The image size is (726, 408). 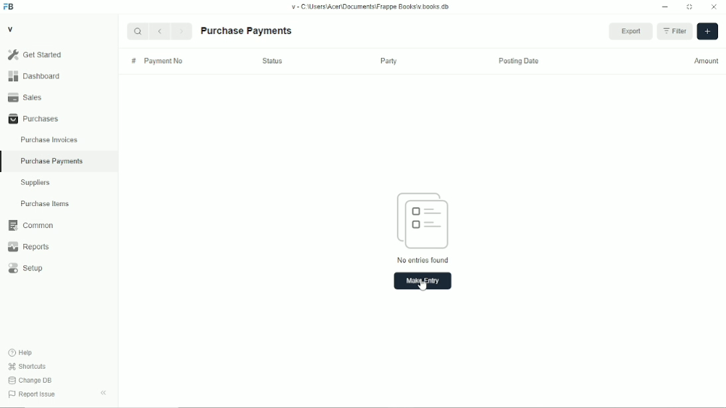 What do you see at coordinates (423, 221) in the screenshot?
I see `Articles icon` at bounding box center [423, 221].